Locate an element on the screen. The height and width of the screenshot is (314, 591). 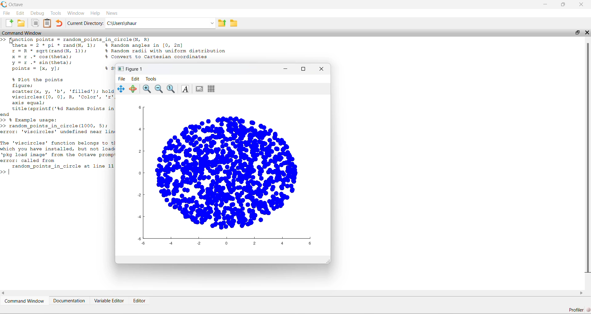
Rotate is located at coordinates (133, 89).